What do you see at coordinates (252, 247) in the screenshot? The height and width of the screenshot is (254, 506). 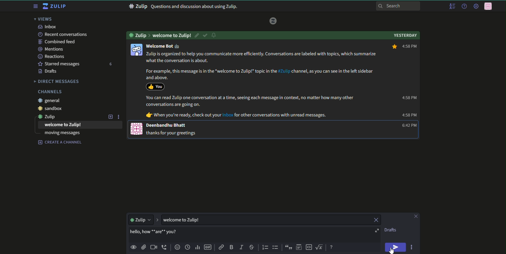 I see `strikethrough` at bounding box center [252, 247].